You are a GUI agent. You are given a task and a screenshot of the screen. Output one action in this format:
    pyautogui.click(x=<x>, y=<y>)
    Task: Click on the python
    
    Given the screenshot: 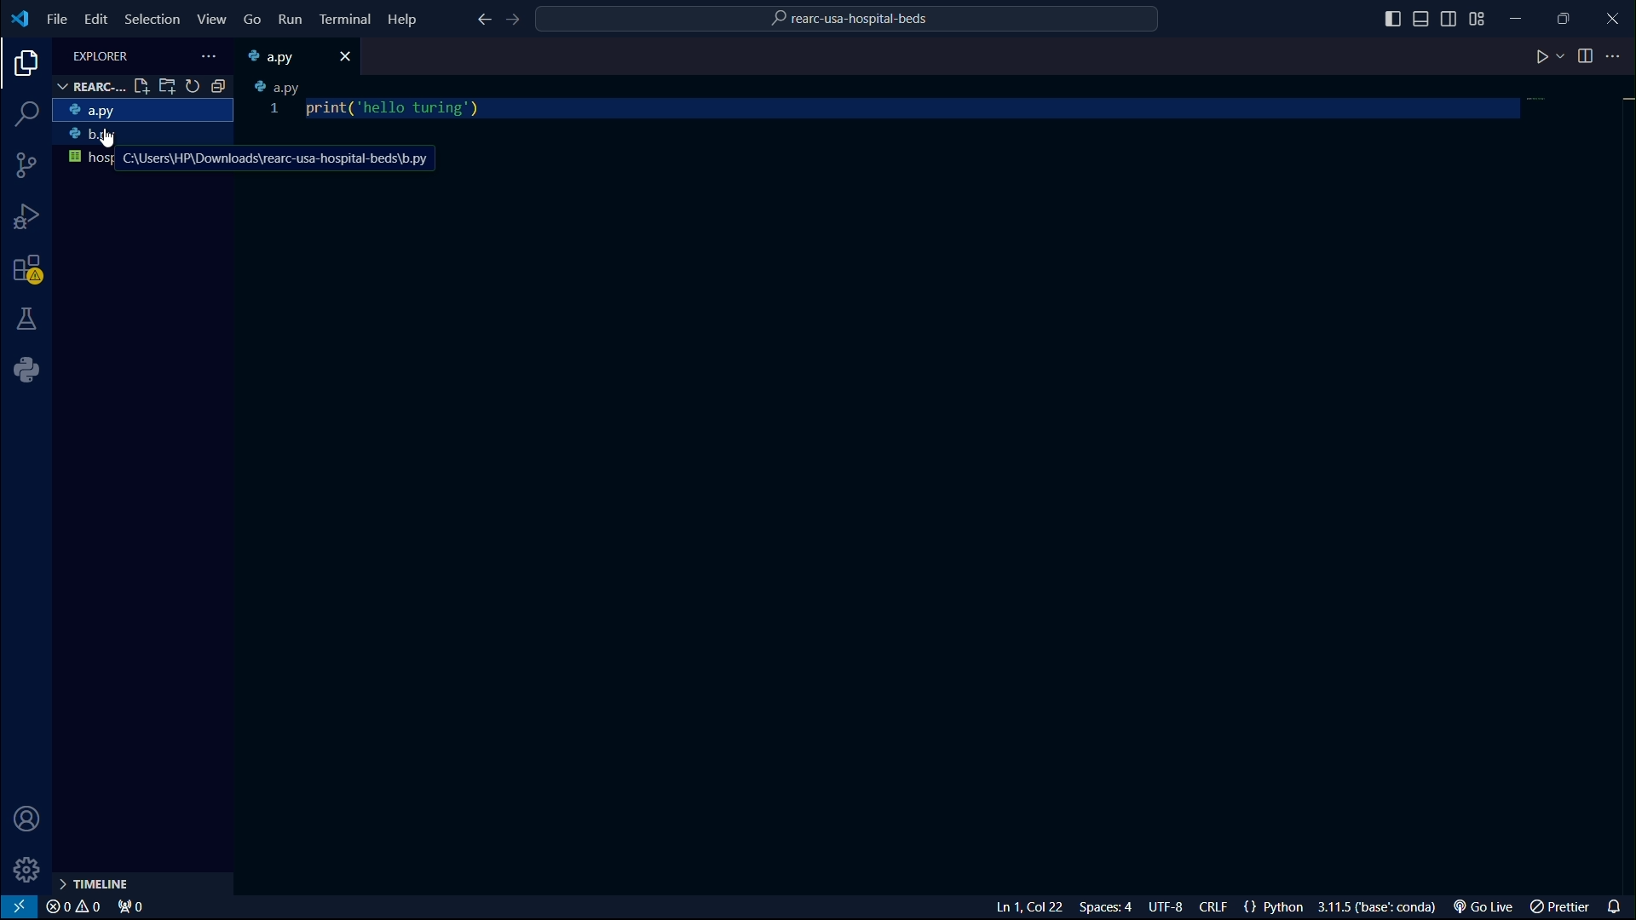 What is the action you would take?
    pyautogui.click(x=26, y=371)
    